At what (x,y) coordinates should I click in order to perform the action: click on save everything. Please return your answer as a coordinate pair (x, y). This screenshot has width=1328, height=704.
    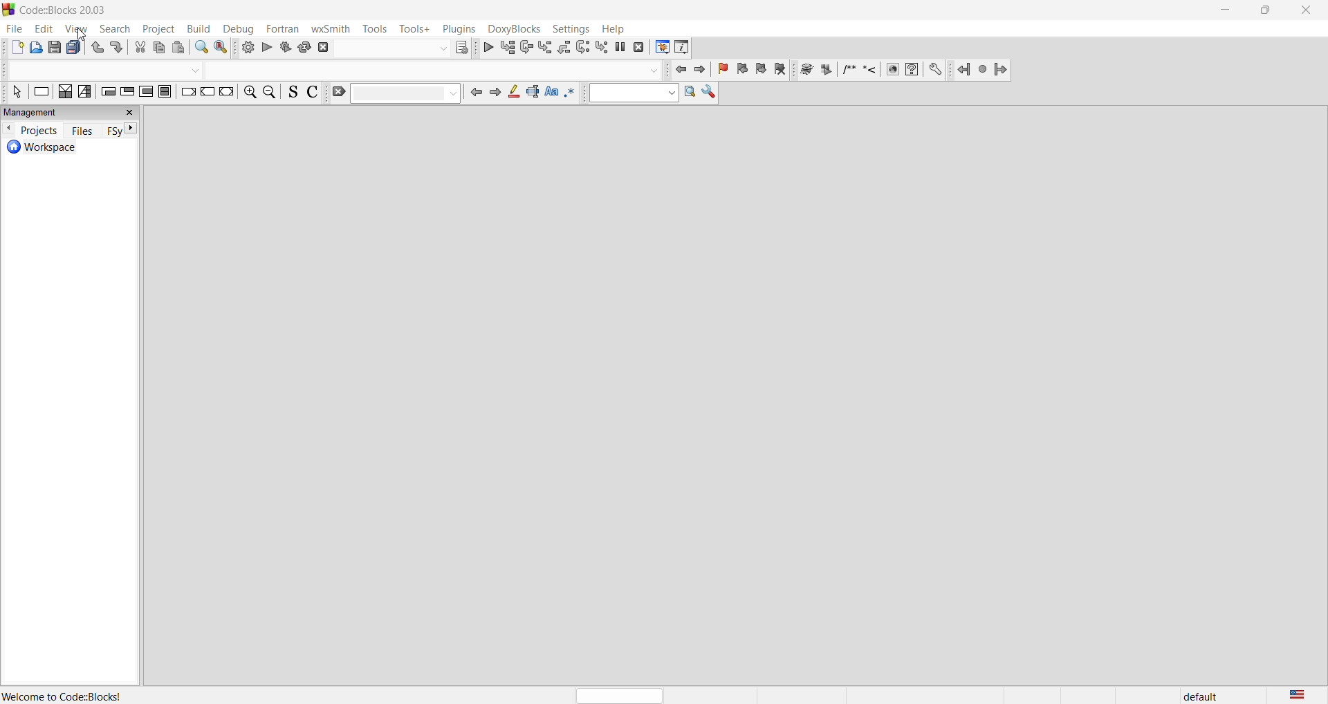
    Looking at the image, I should click on (76, 47).